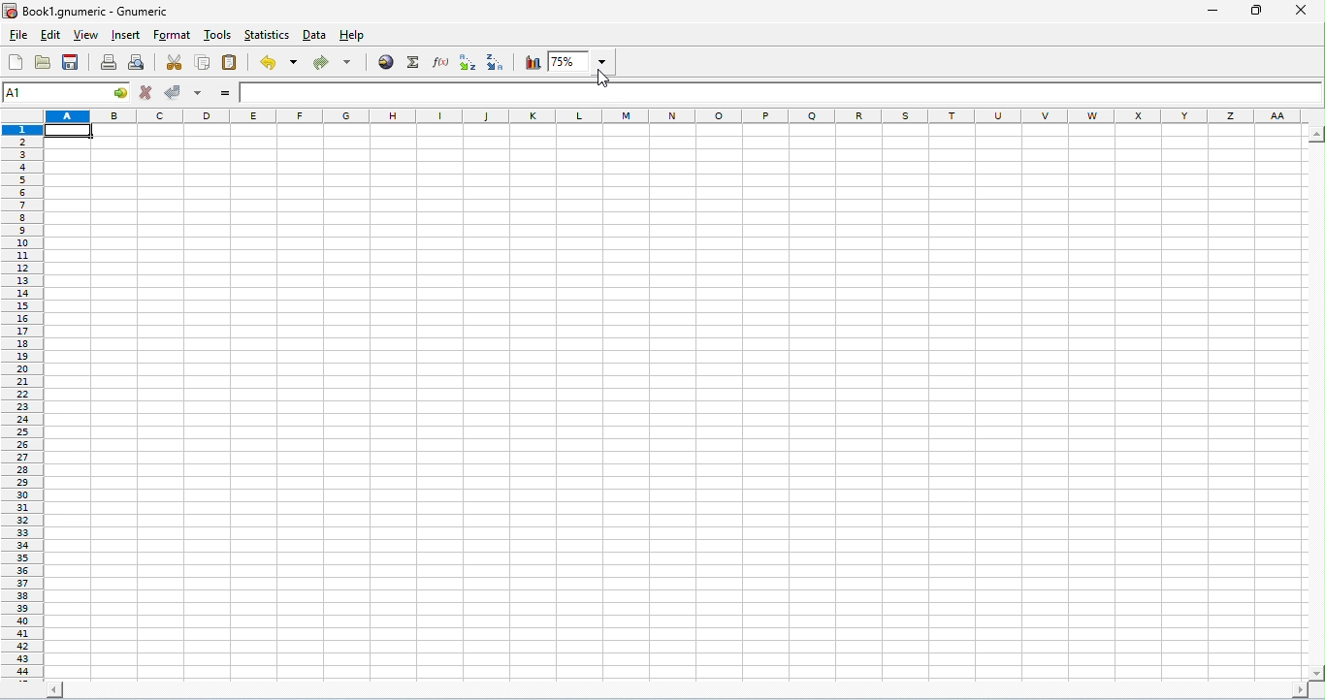 This screenshot has width=1325, height=700. I want to click on tools, so click(217, 34).